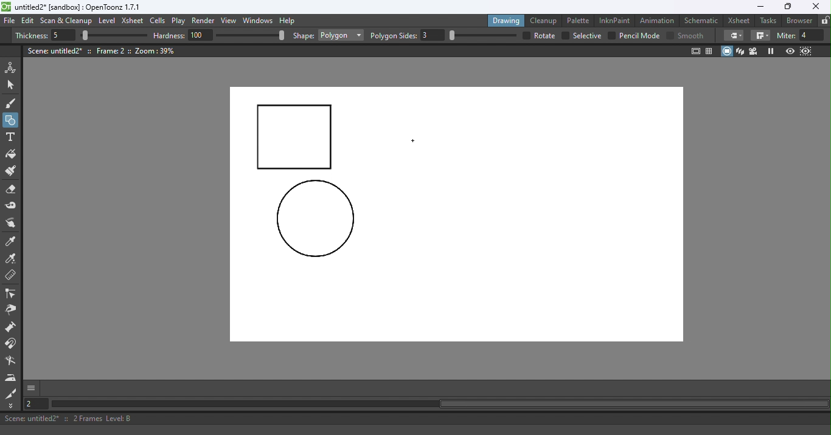 The height and width of the screenshot is (435, 831). I want to click on checkbox, so click(525, 35).